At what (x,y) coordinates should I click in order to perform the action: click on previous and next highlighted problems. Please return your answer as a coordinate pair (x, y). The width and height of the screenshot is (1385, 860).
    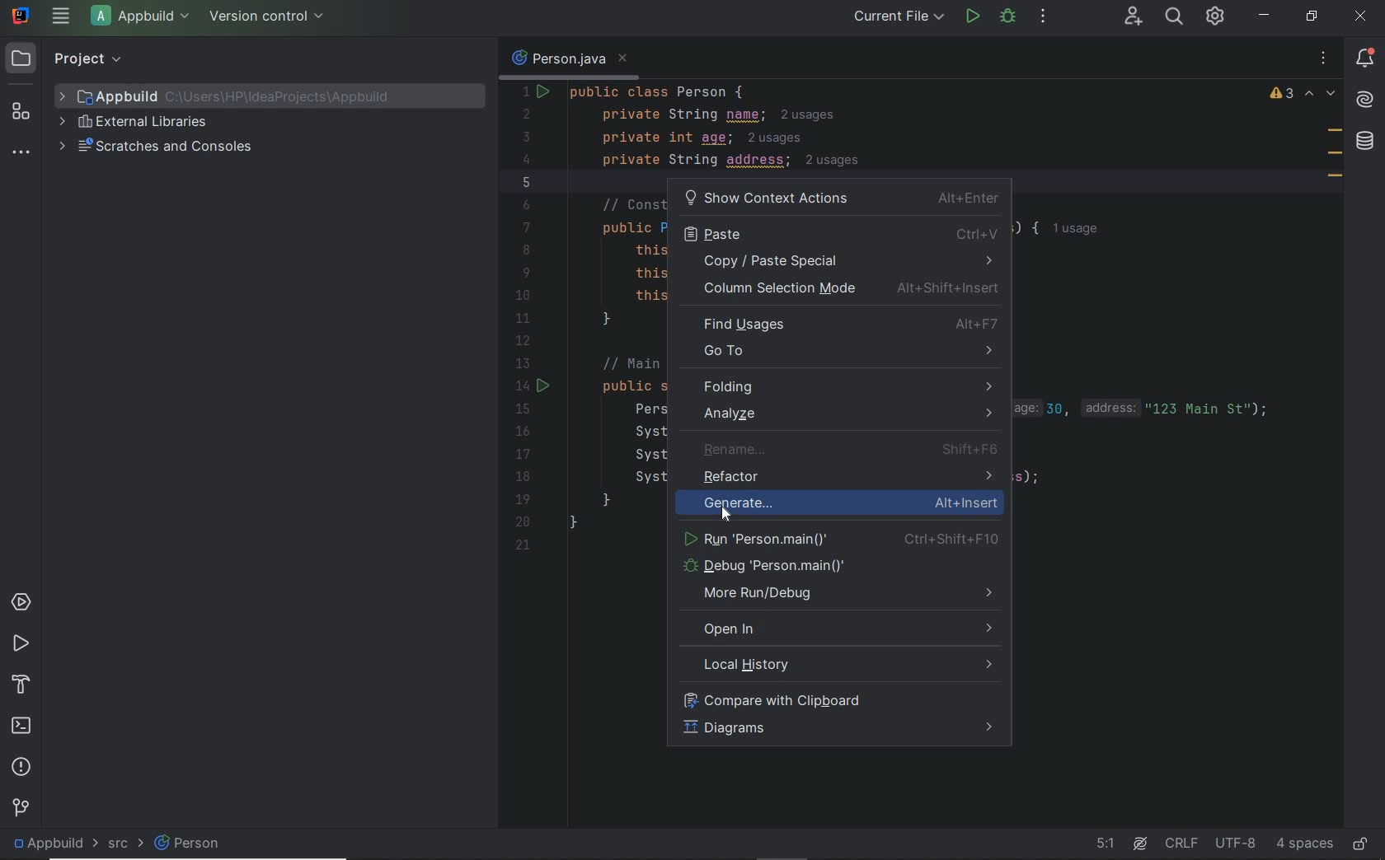
    Looking at the image, I should click on (1321, 95).